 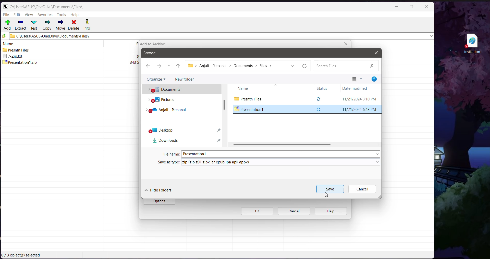 What do you see at coordinates (157, 79) in the screenshot?
I see `Organize` at bounding box center [157, 79].